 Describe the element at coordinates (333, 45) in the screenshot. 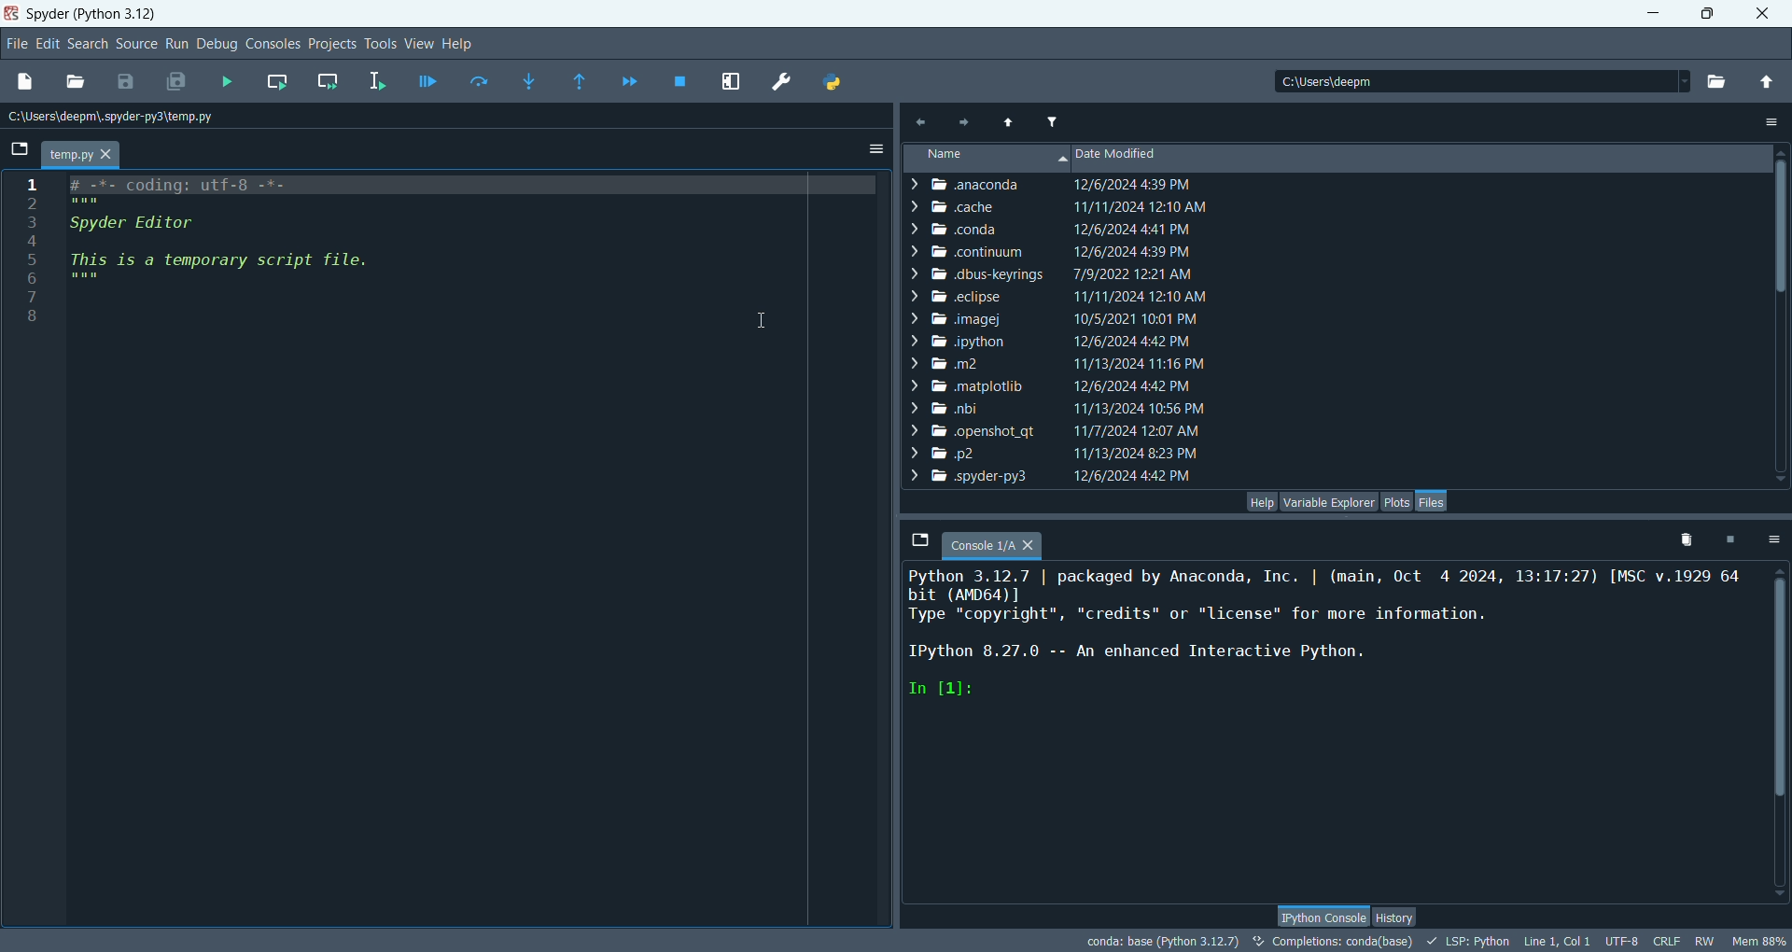

I see `projects` at that location.